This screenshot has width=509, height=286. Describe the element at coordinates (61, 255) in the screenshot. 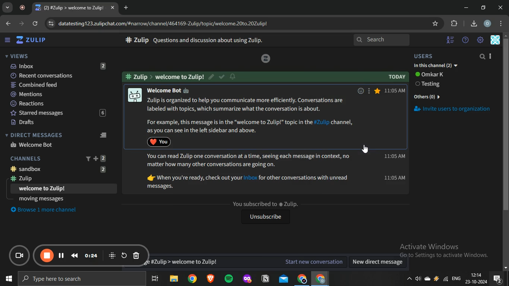

I see `play recording` at that location.